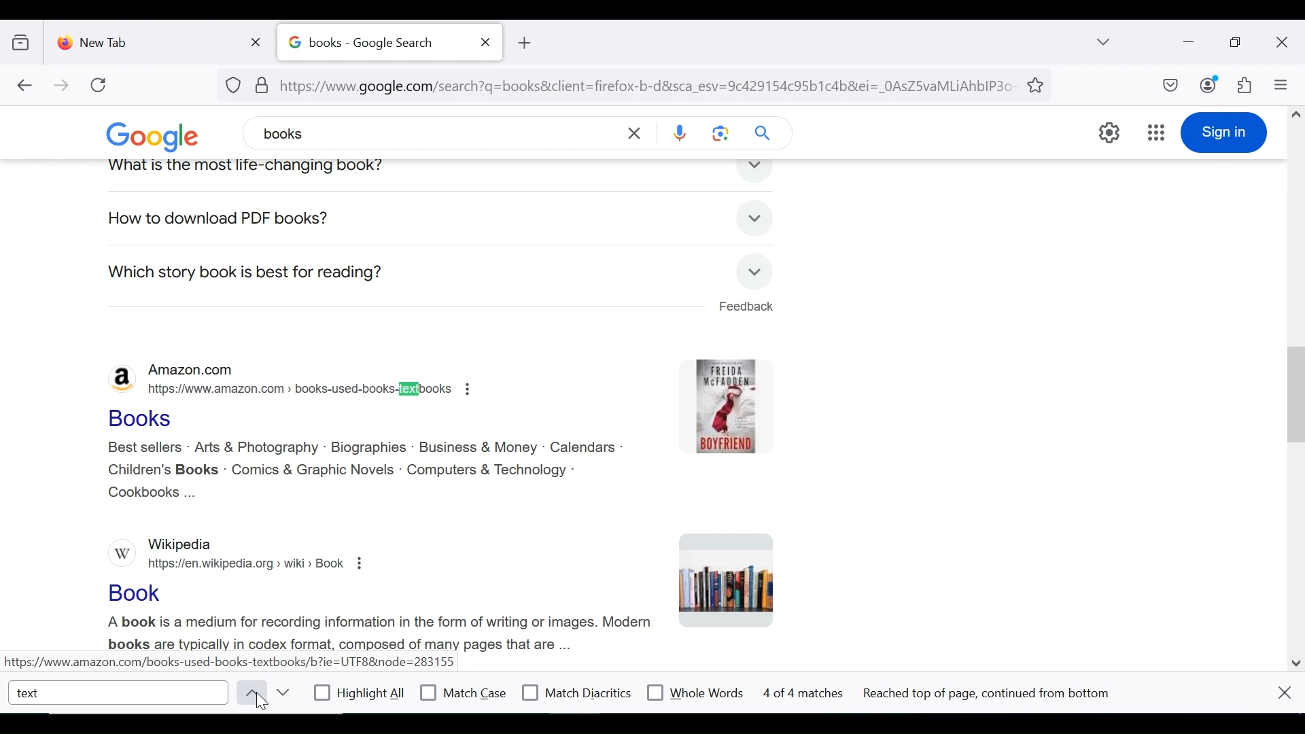 This screenshot has height=734, width=1305. Describe the element at coordinates (1223, 133) in the screenshot. I see `sign in` at that location.